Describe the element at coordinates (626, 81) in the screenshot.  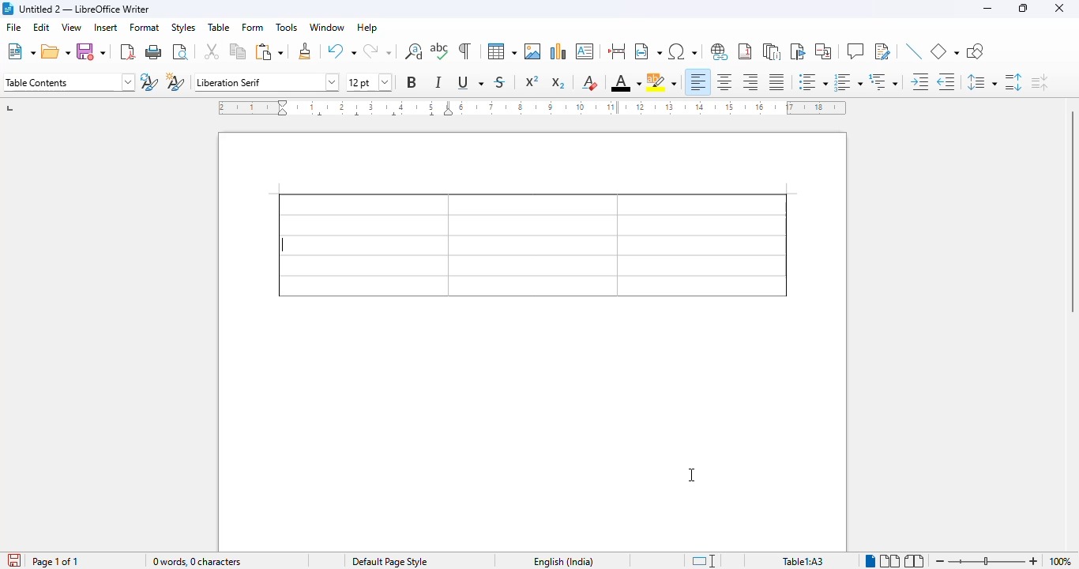
I see `font color` at that location.